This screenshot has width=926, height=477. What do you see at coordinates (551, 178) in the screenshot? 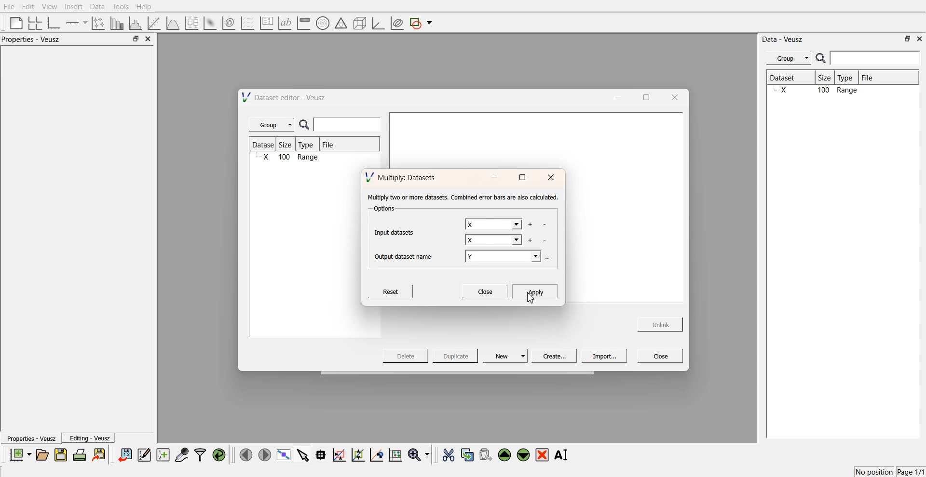
I see `close` at bounding box center [551, 178].